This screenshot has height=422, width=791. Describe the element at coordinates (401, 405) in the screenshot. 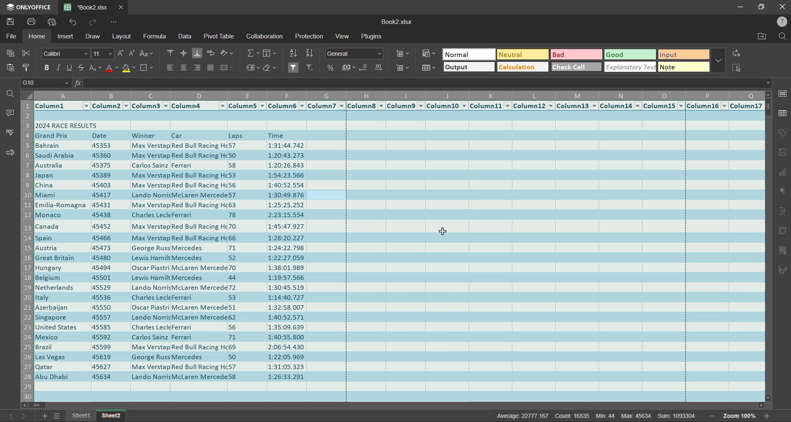

I see `scrollbar` at that location.